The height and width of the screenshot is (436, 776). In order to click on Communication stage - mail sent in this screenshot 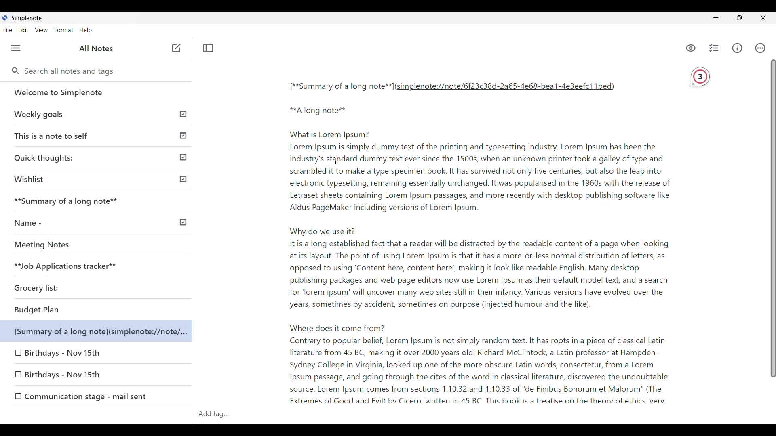, I will do `click(101, 396)`.